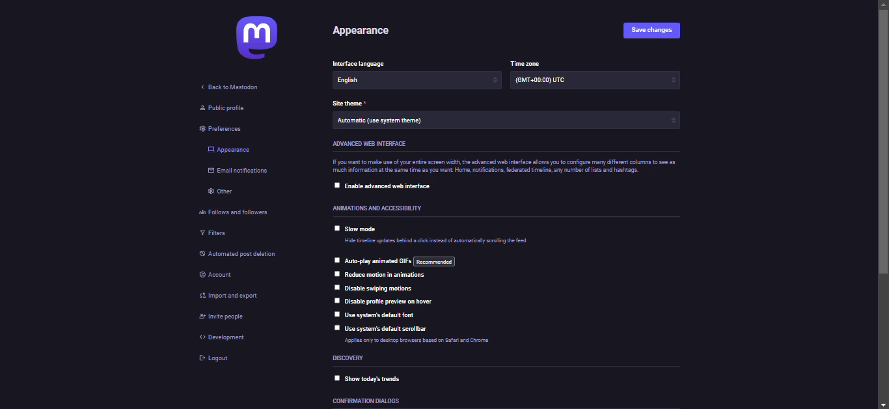 This screenshot has height=409, width=889. What do you see at coordinates (240, 171) in the screenshot?
I see `email notifications` at bounding box center [240, 171].